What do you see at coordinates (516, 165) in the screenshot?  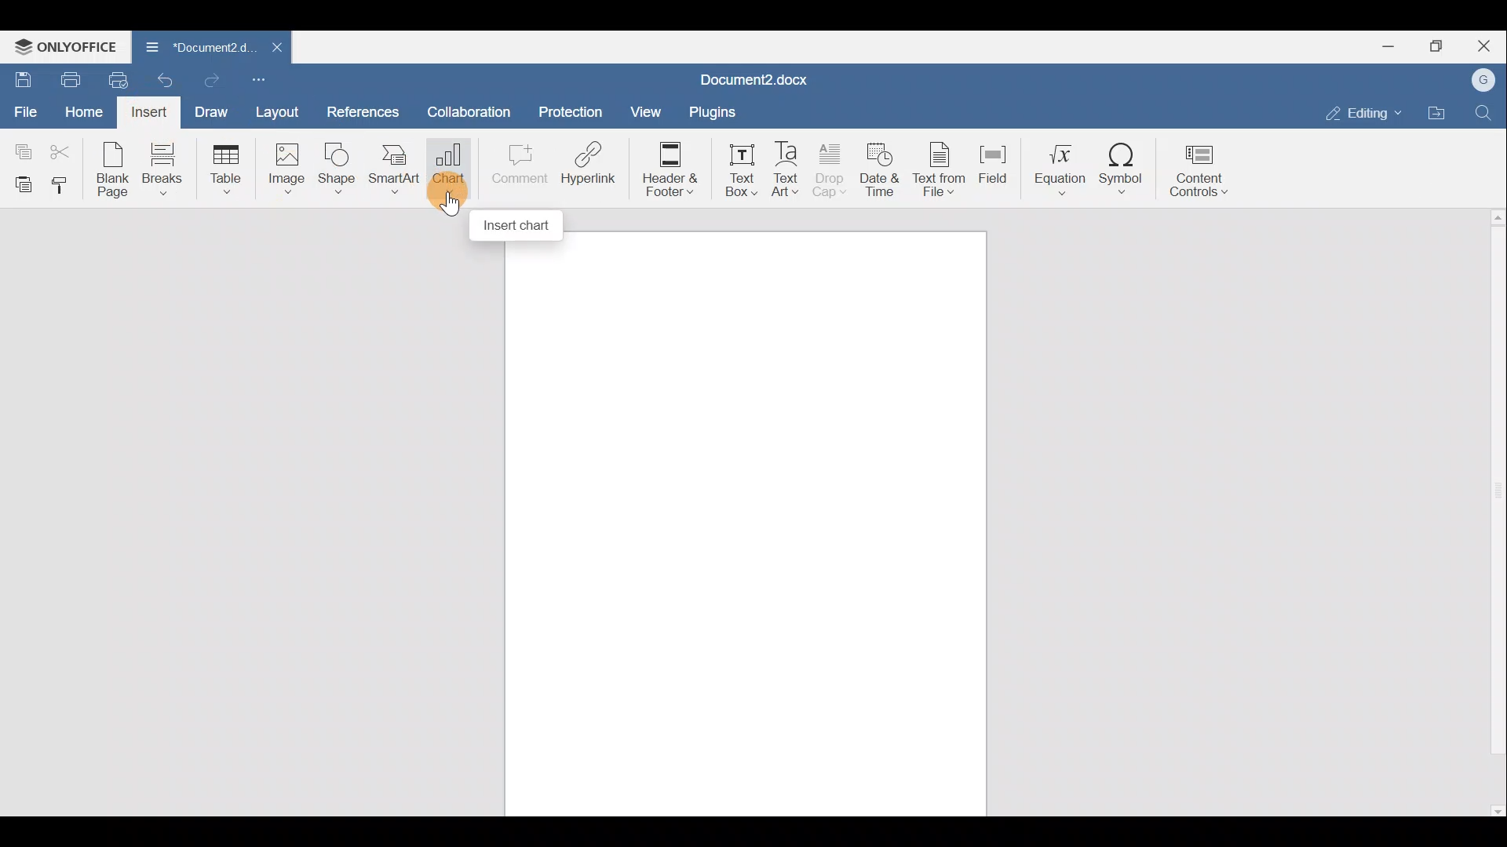 I see `Comment` at bounding box center [516, 165].